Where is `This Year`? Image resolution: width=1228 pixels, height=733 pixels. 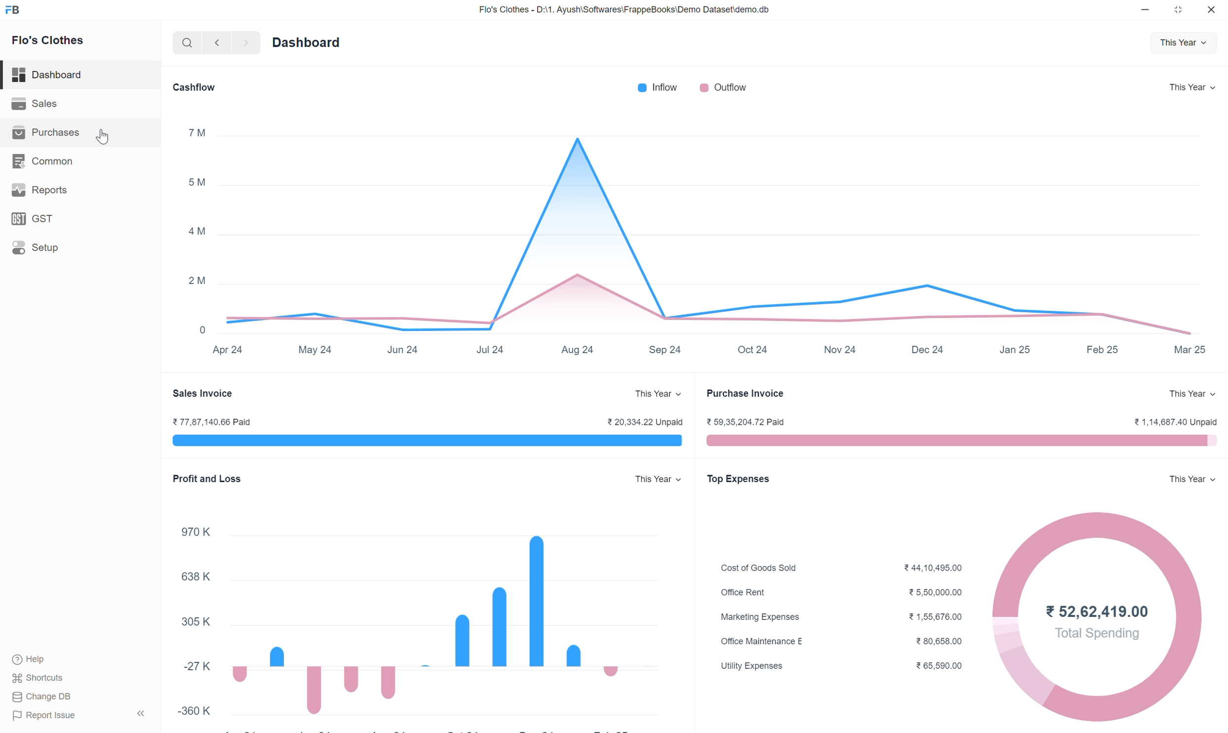 This Year is located at coordinates (1192, 393).